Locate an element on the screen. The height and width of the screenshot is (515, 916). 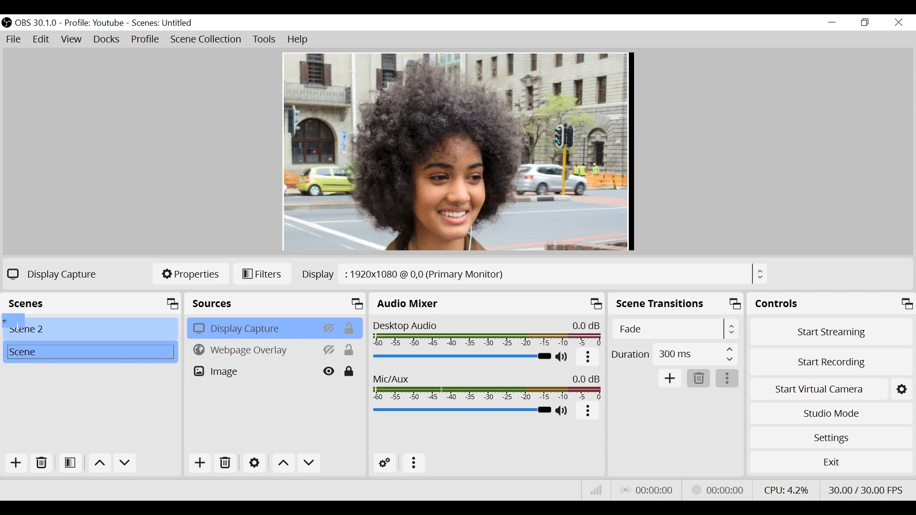
Filters is located at coordinates (264, 274).